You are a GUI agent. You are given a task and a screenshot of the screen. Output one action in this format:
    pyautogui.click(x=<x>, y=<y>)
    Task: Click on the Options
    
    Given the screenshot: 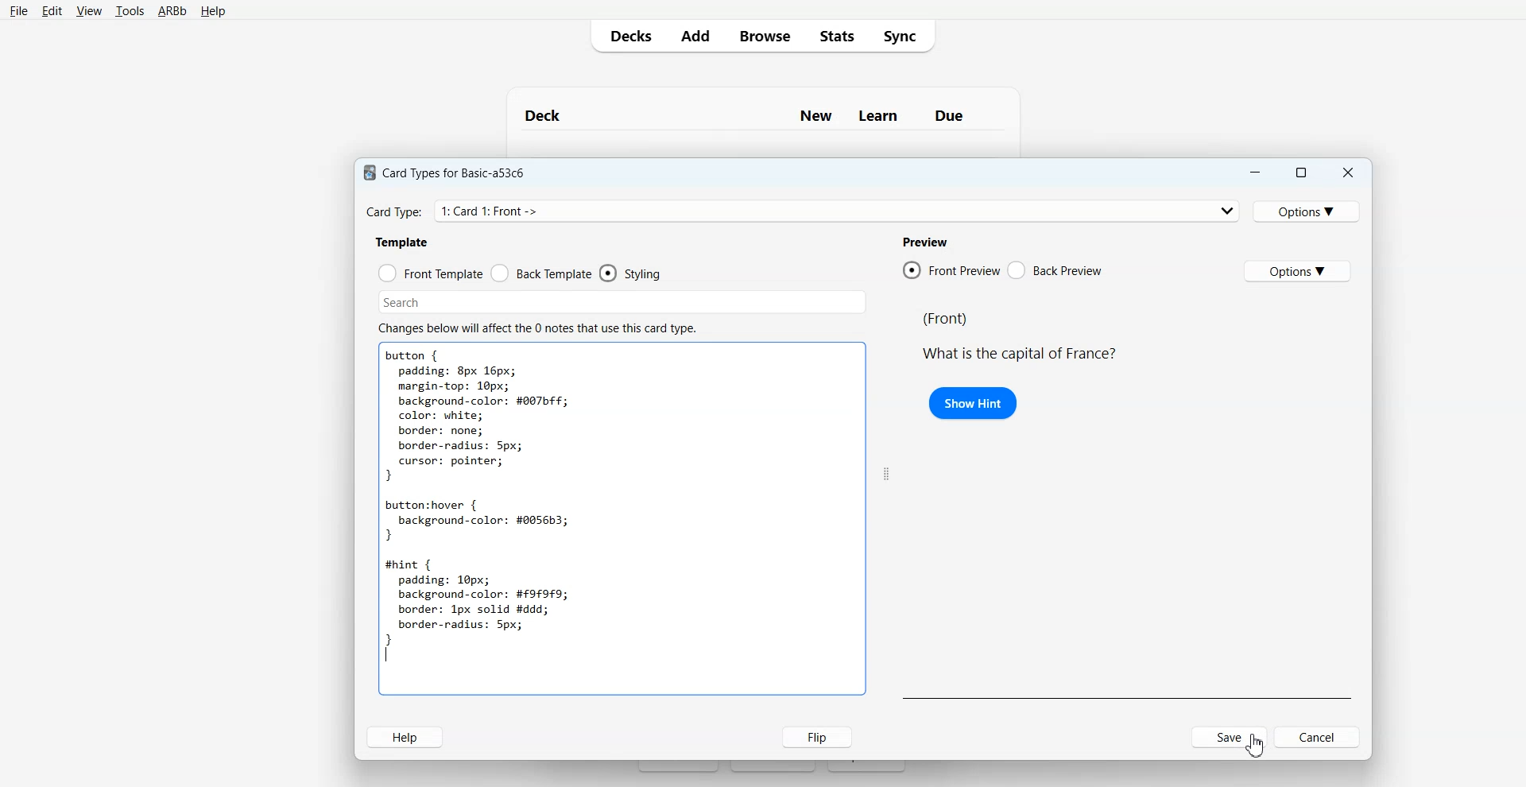 What is the action you would take?
    pyautogui.click(x=1297, y=270)
    